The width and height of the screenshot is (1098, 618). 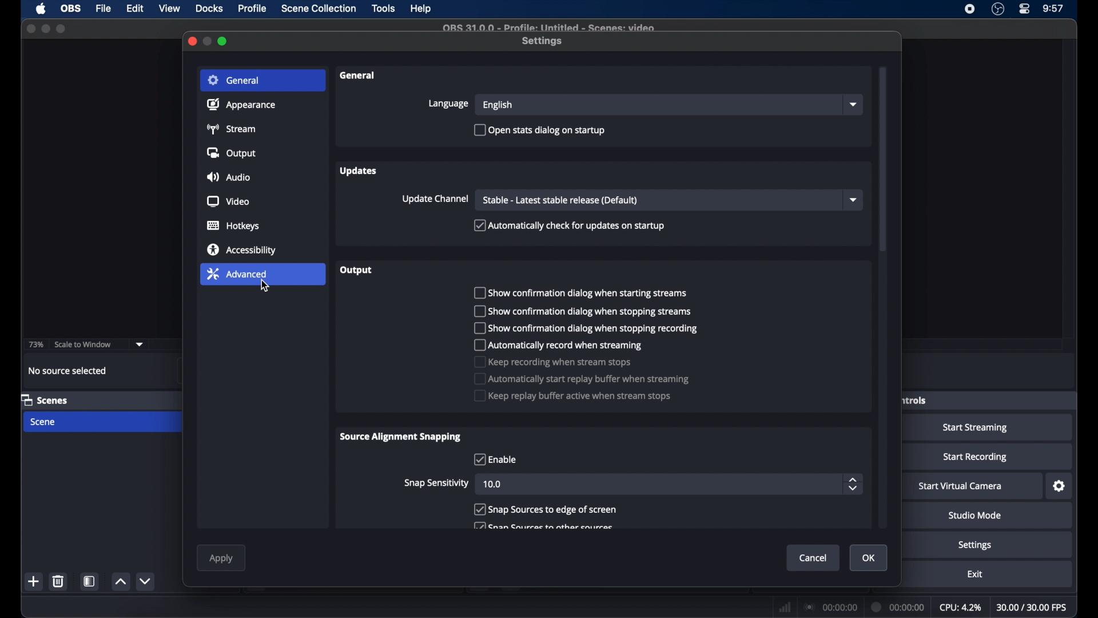 I want to click on checkbox, so click(x=544, y=527).